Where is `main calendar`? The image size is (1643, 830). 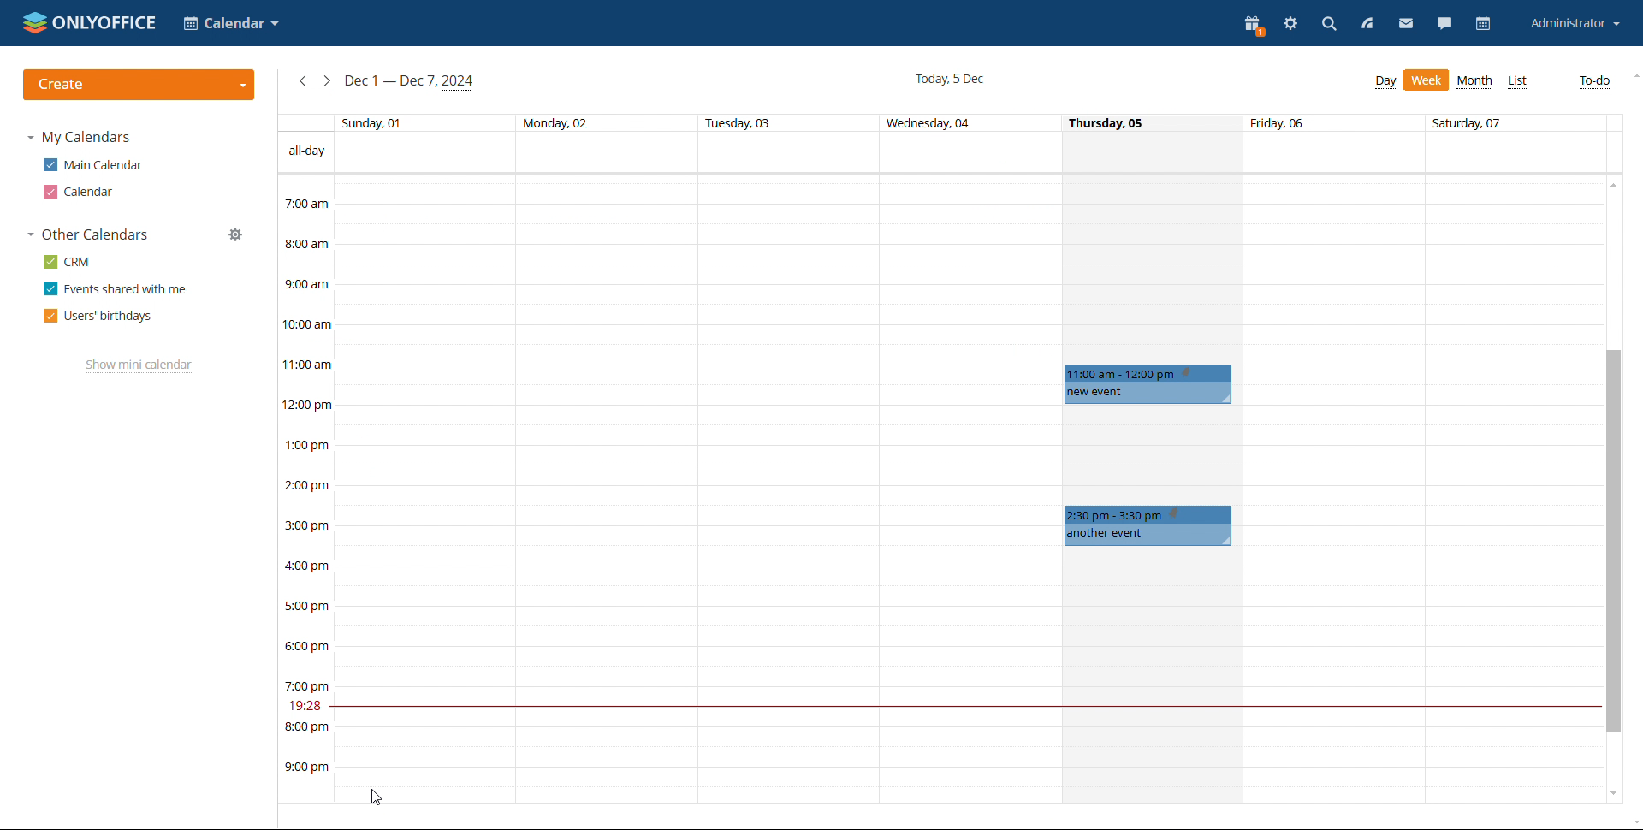
main calendar is located at coordinates (93, 165).